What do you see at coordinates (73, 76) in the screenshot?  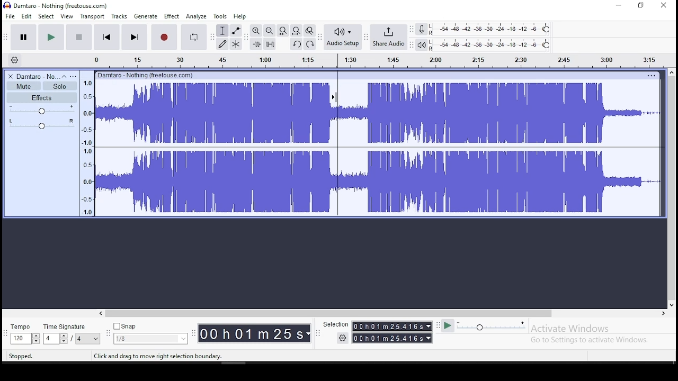 I see `open menu` at bounding box center [73, 76].